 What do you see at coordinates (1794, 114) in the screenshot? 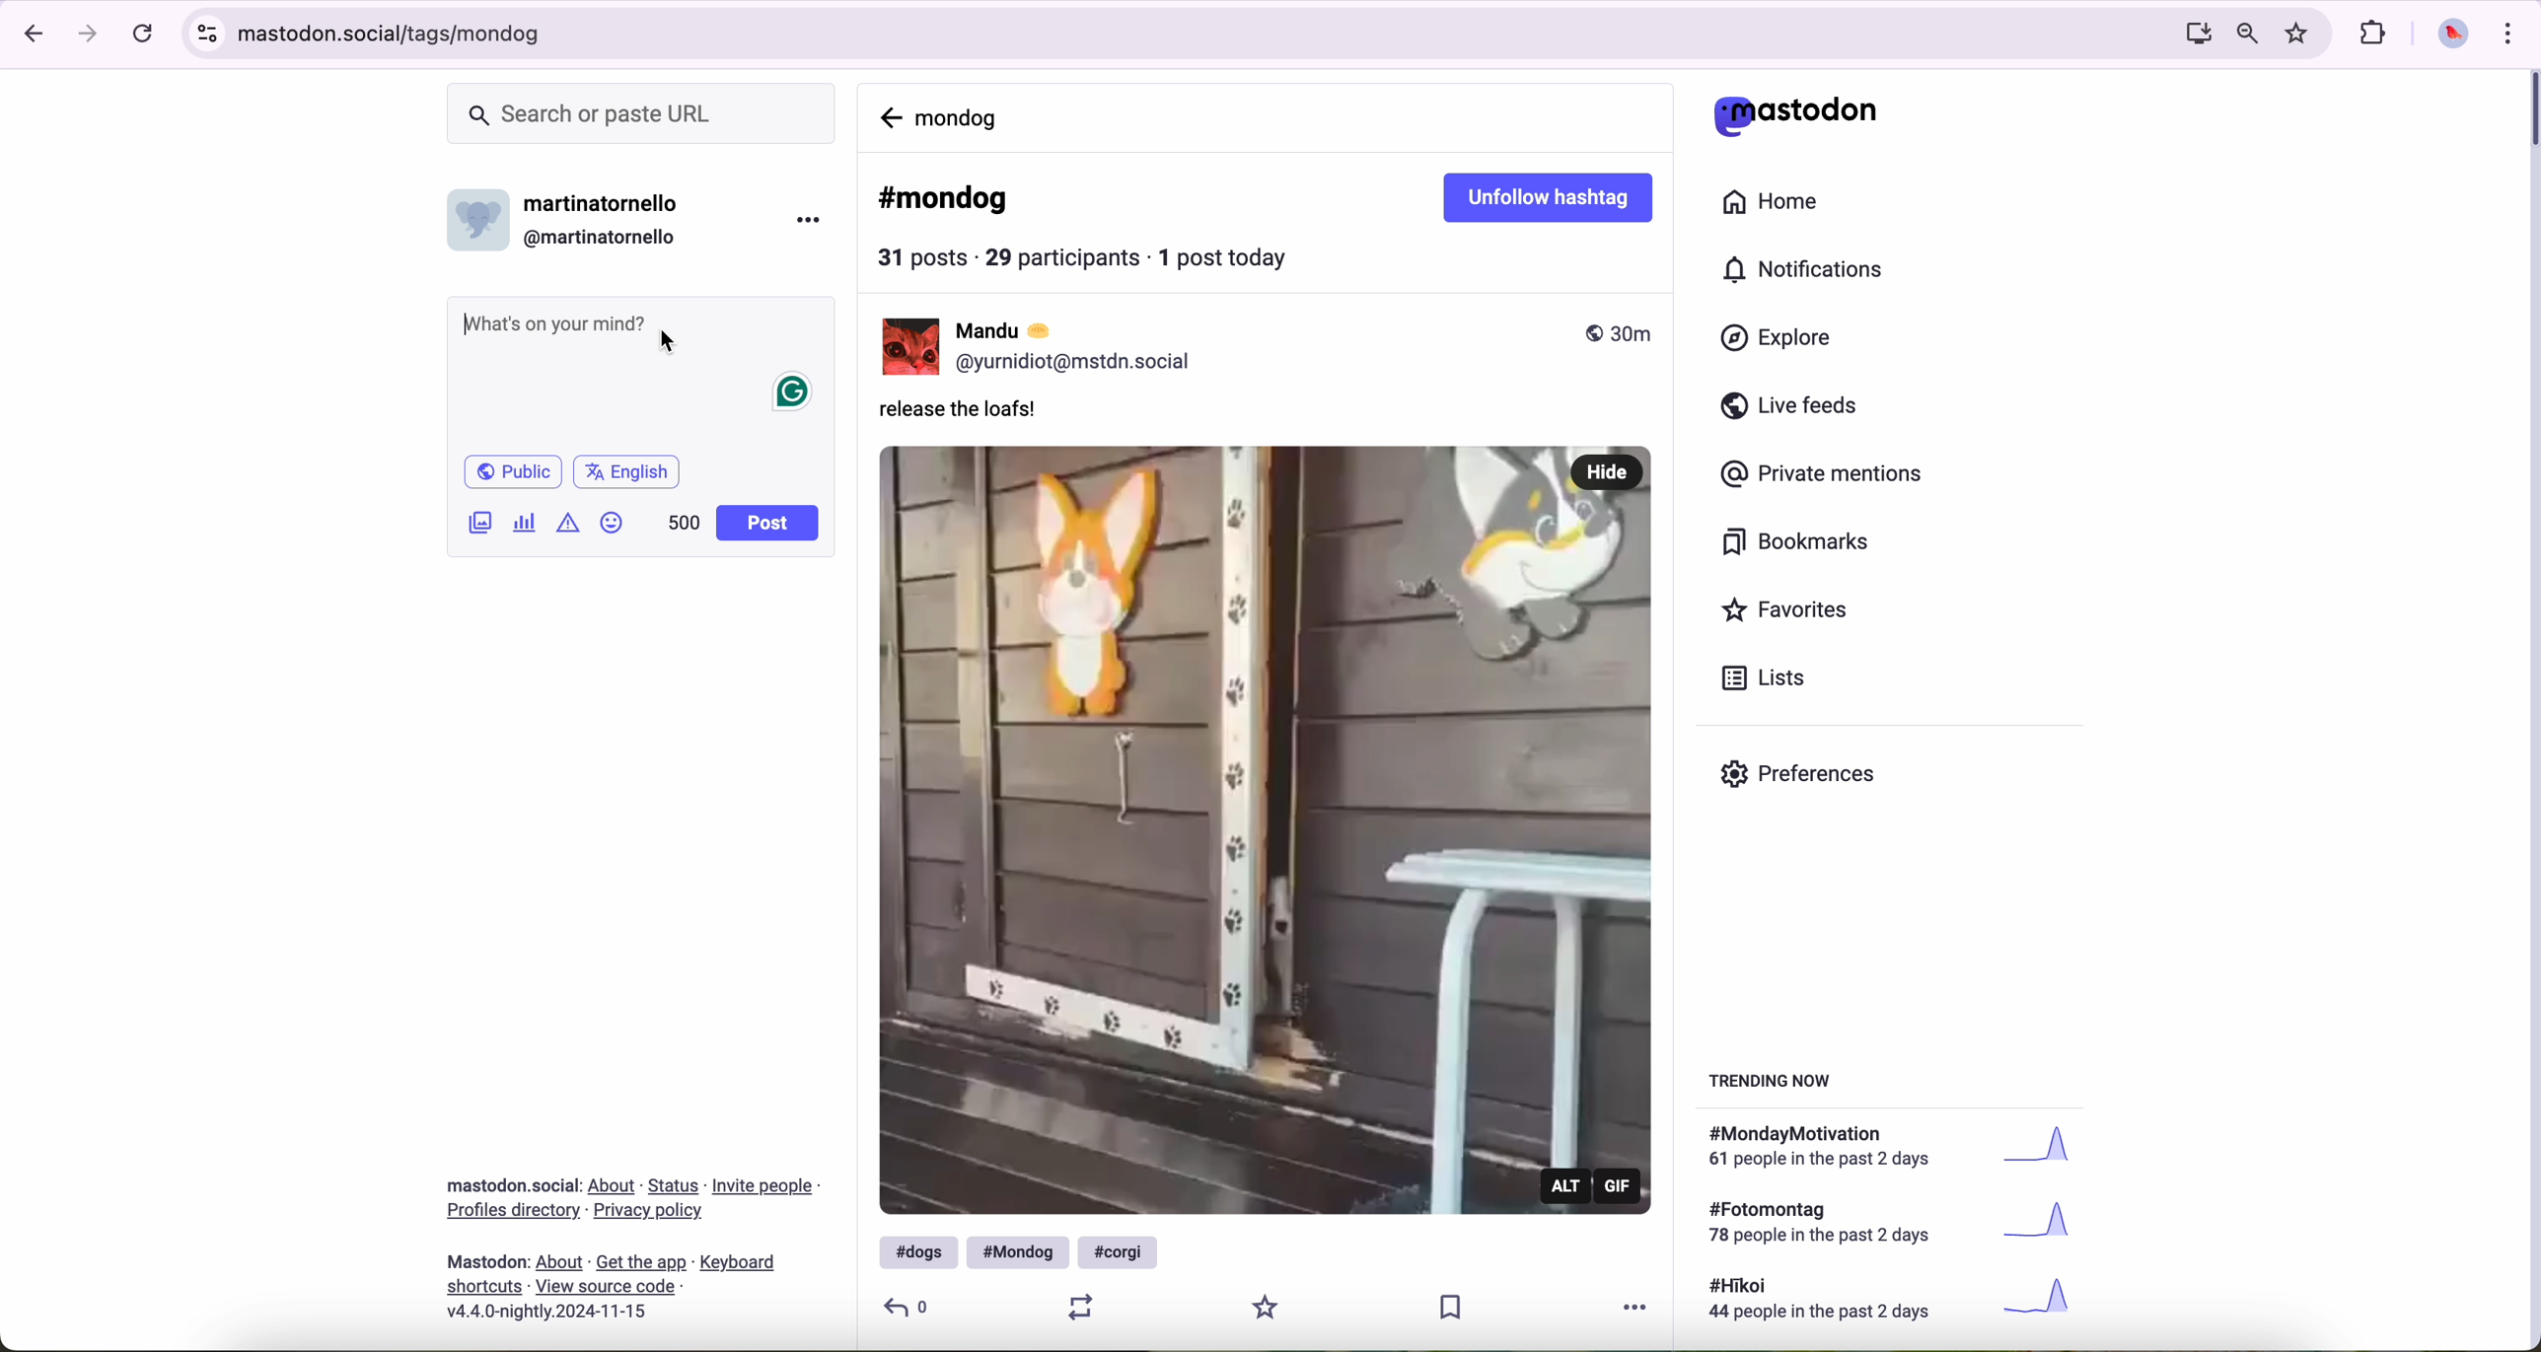
I see `mastodon logo` at bounding box center [1794, 114].